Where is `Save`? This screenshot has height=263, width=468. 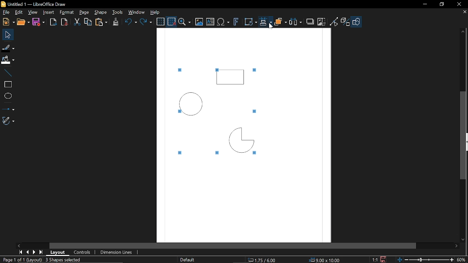 Save is located at coordinates (382, 259).